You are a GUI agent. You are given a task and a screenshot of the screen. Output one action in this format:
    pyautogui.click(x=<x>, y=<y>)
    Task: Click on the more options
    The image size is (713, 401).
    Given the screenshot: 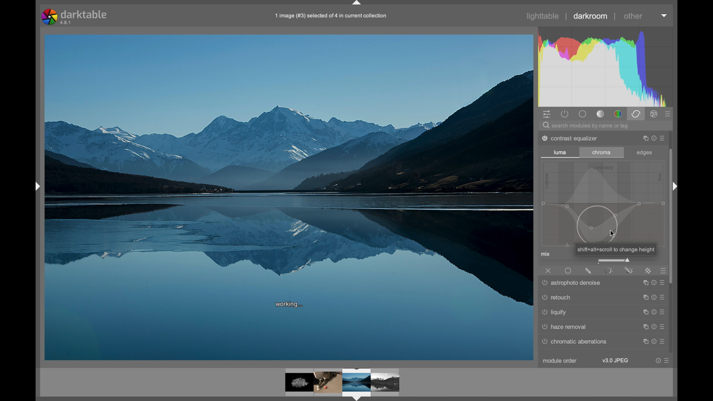 What is the action you would take?
    pyautogui.click(x=653, y=314)
    